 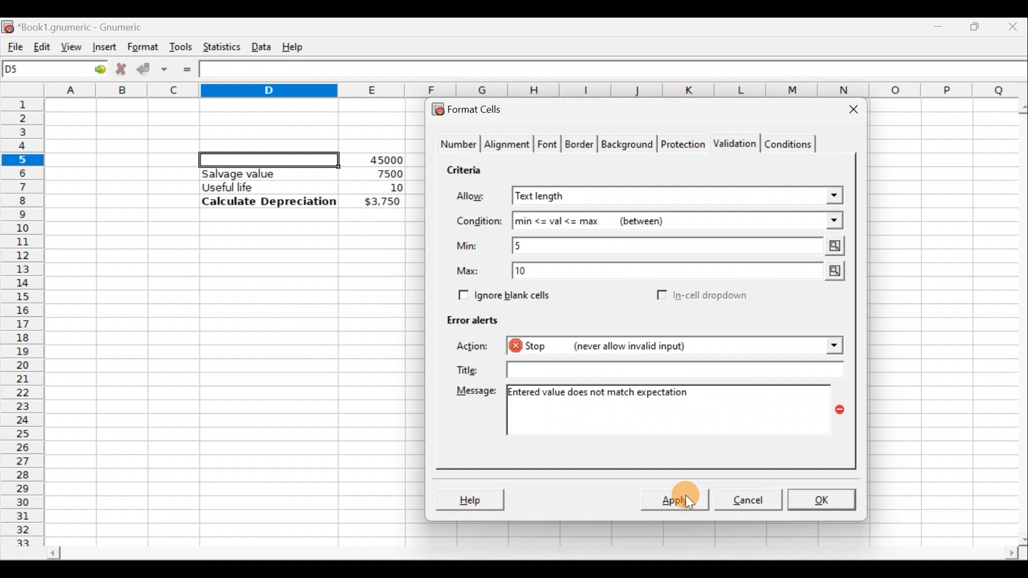 What do you see at coordinates (382, 160) in the screenshot?
I see `45000` at bounding box center [382, 160].